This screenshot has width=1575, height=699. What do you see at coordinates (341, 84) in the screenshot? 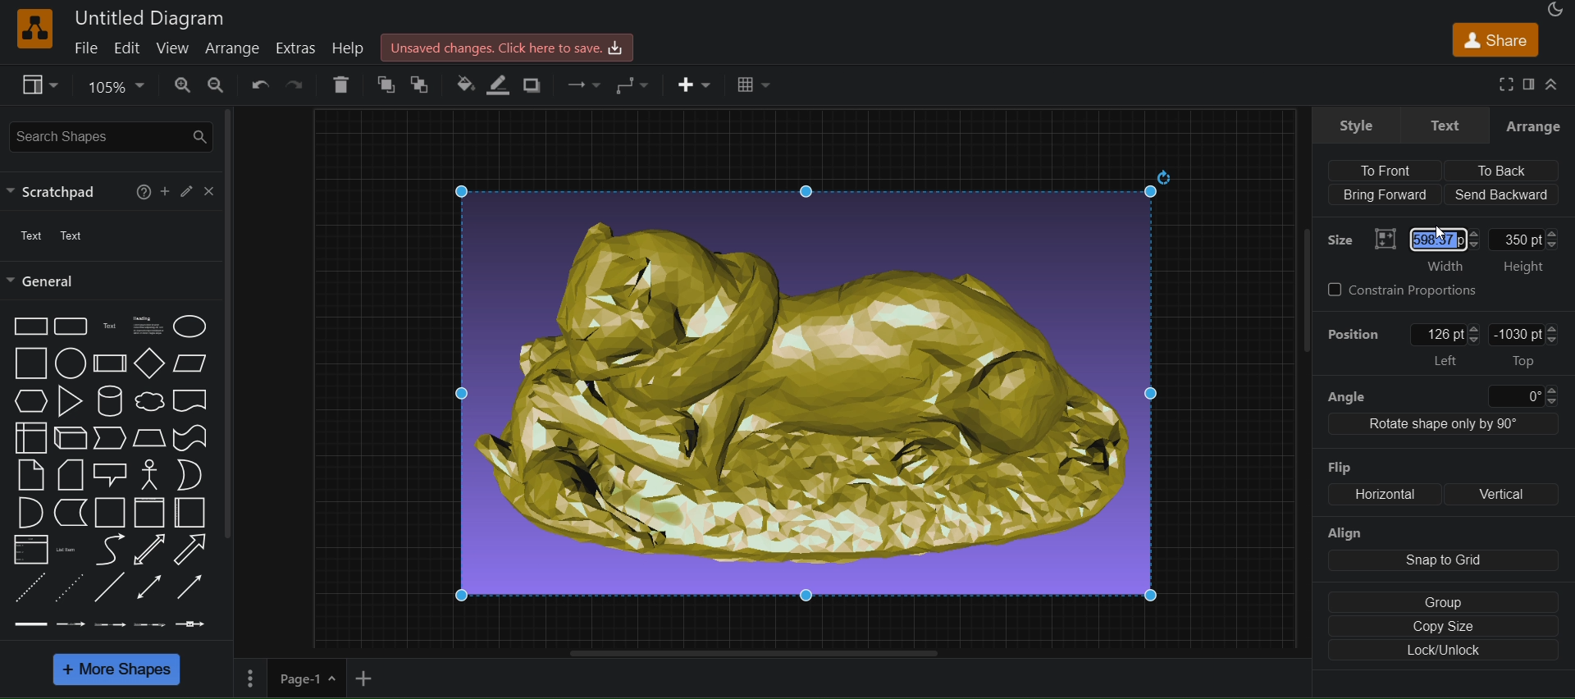
I see `delete` at bounding box center [341, 84].